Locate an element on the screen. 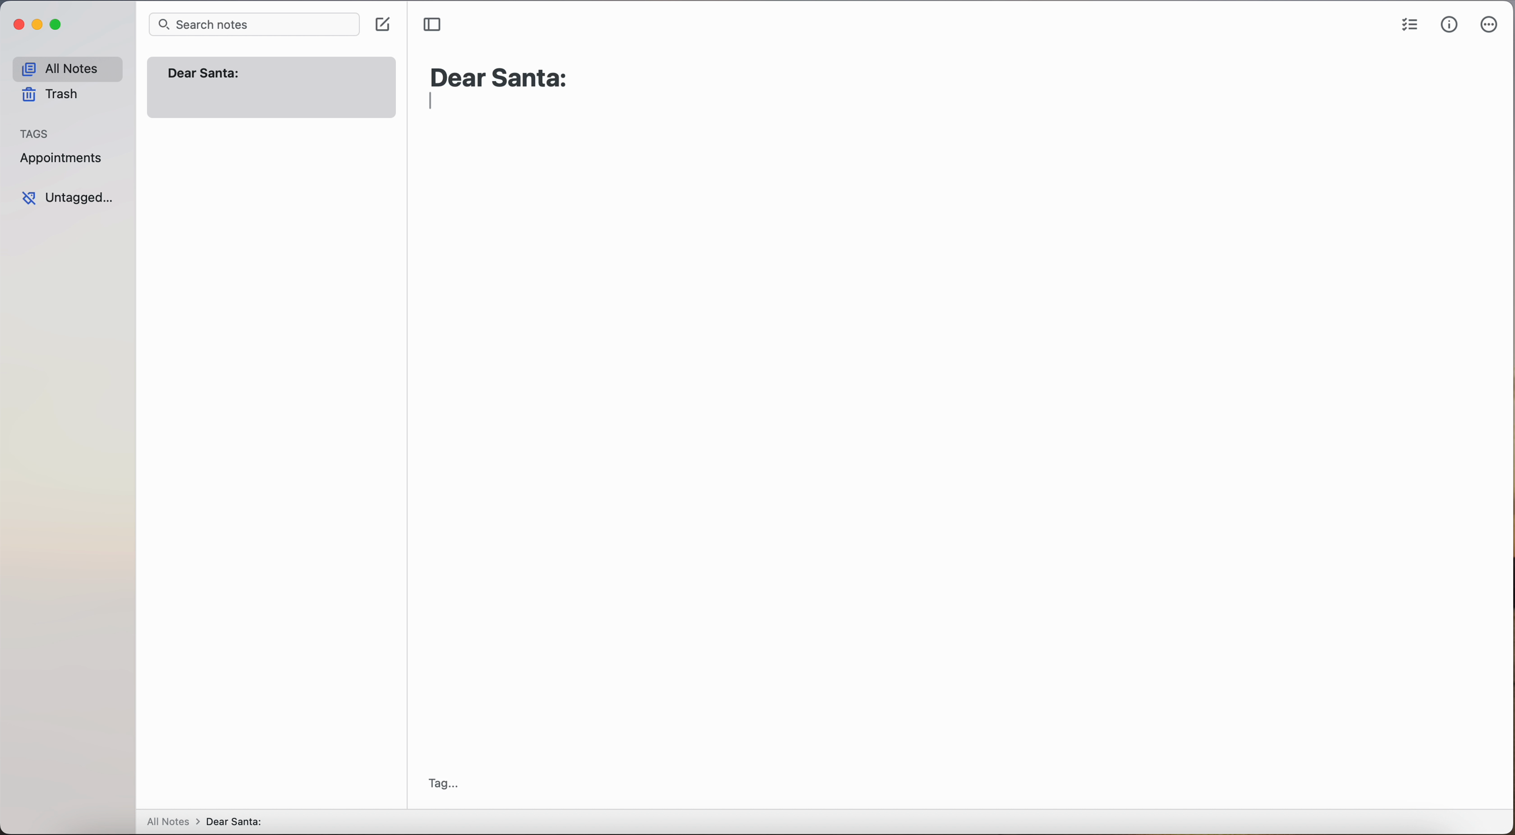 The width and height of the screenshot is (1515, 835). all notes is located at coordinates (168, 821).